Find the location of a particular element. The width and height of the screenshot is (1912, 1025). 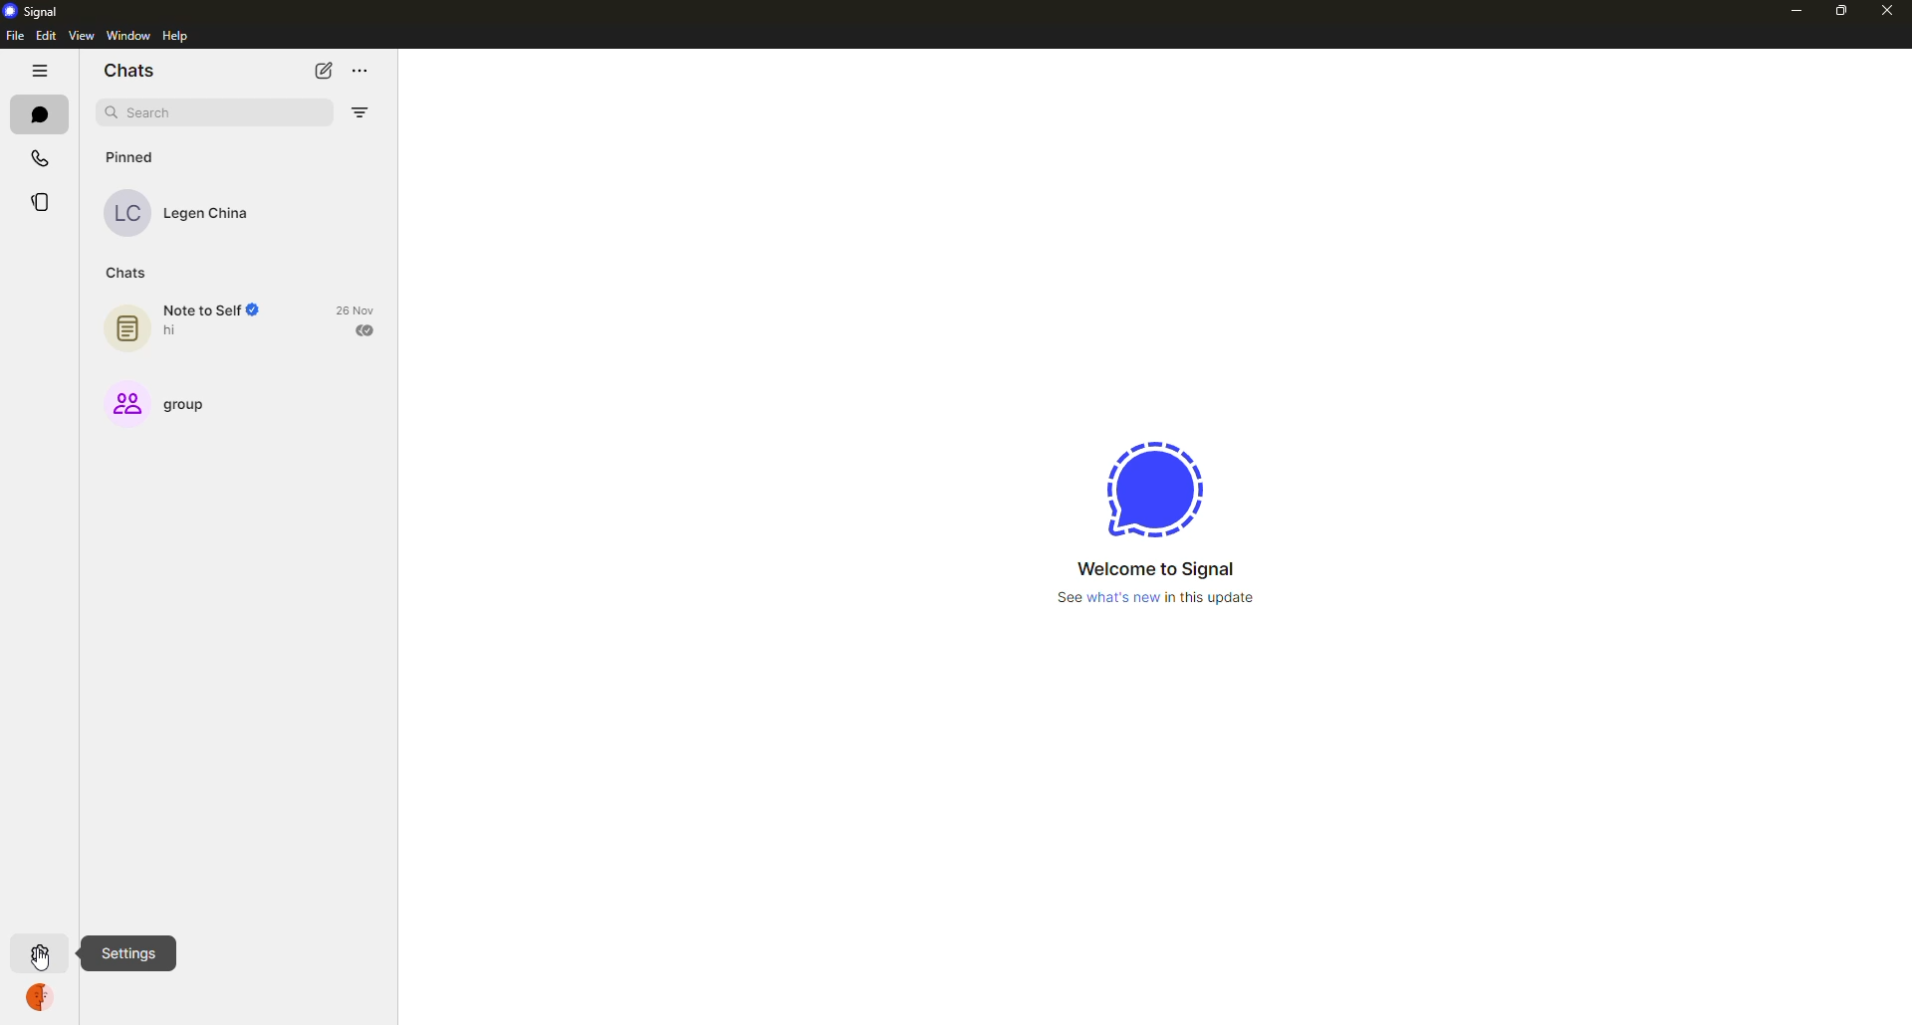

Mouse Cursor is located at coordinates (52, 959).